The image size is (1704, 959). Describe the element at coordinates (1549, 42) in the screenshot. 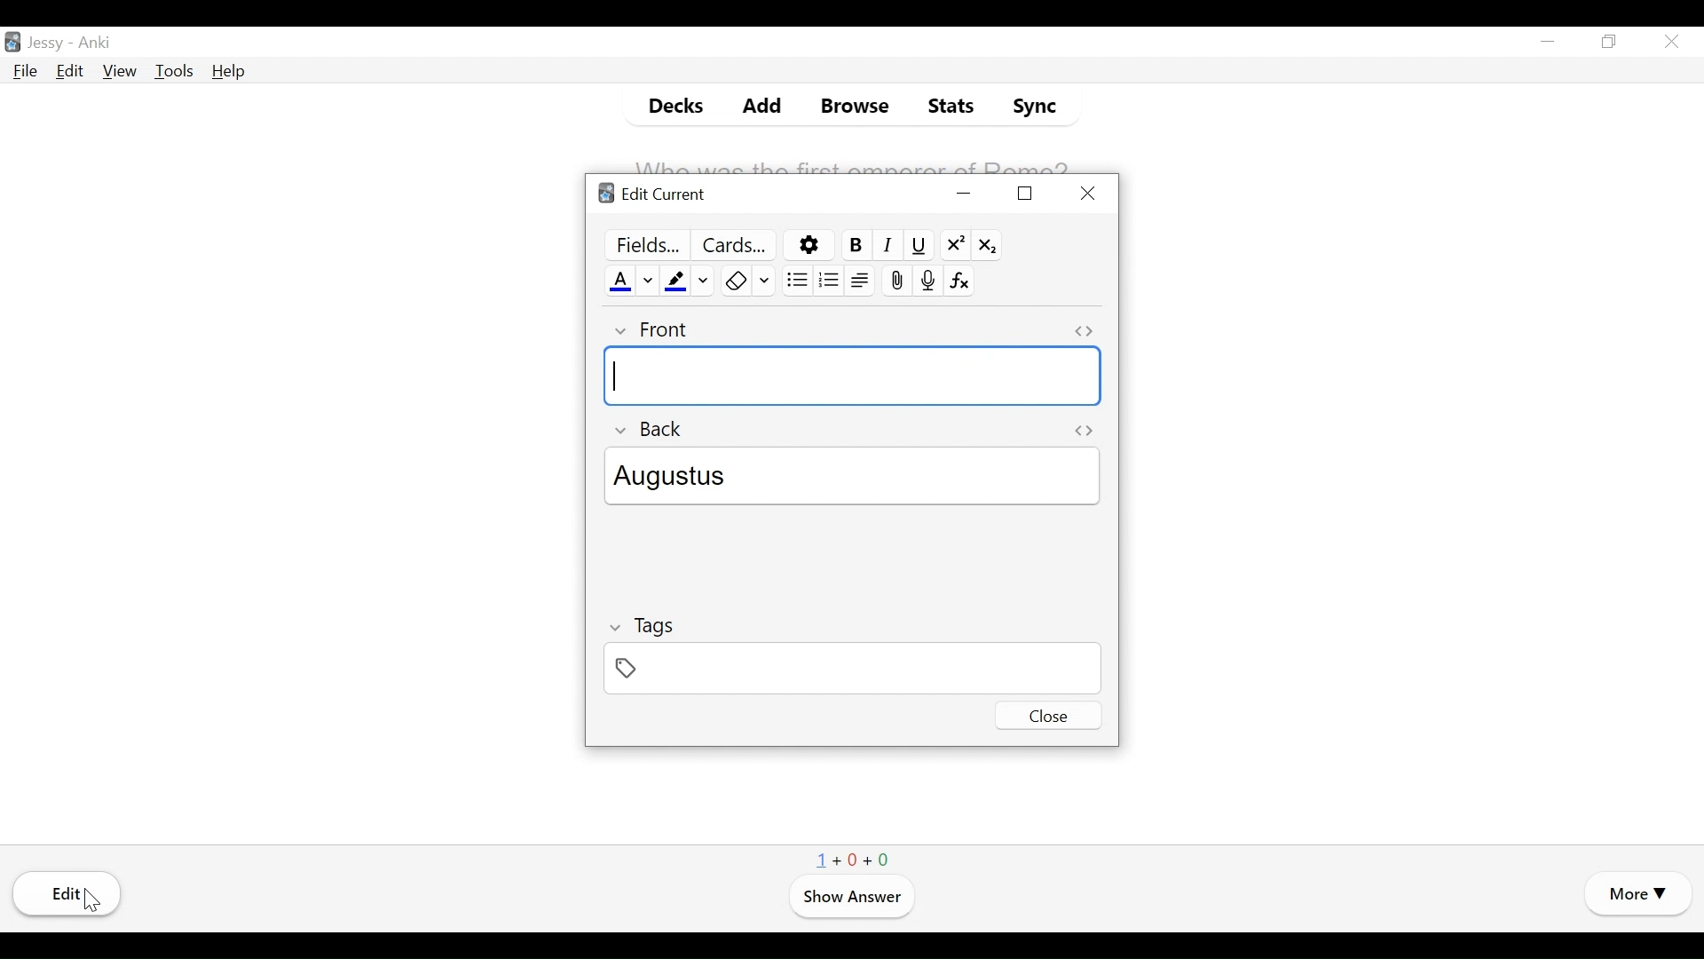

I see `minimize` at that location.